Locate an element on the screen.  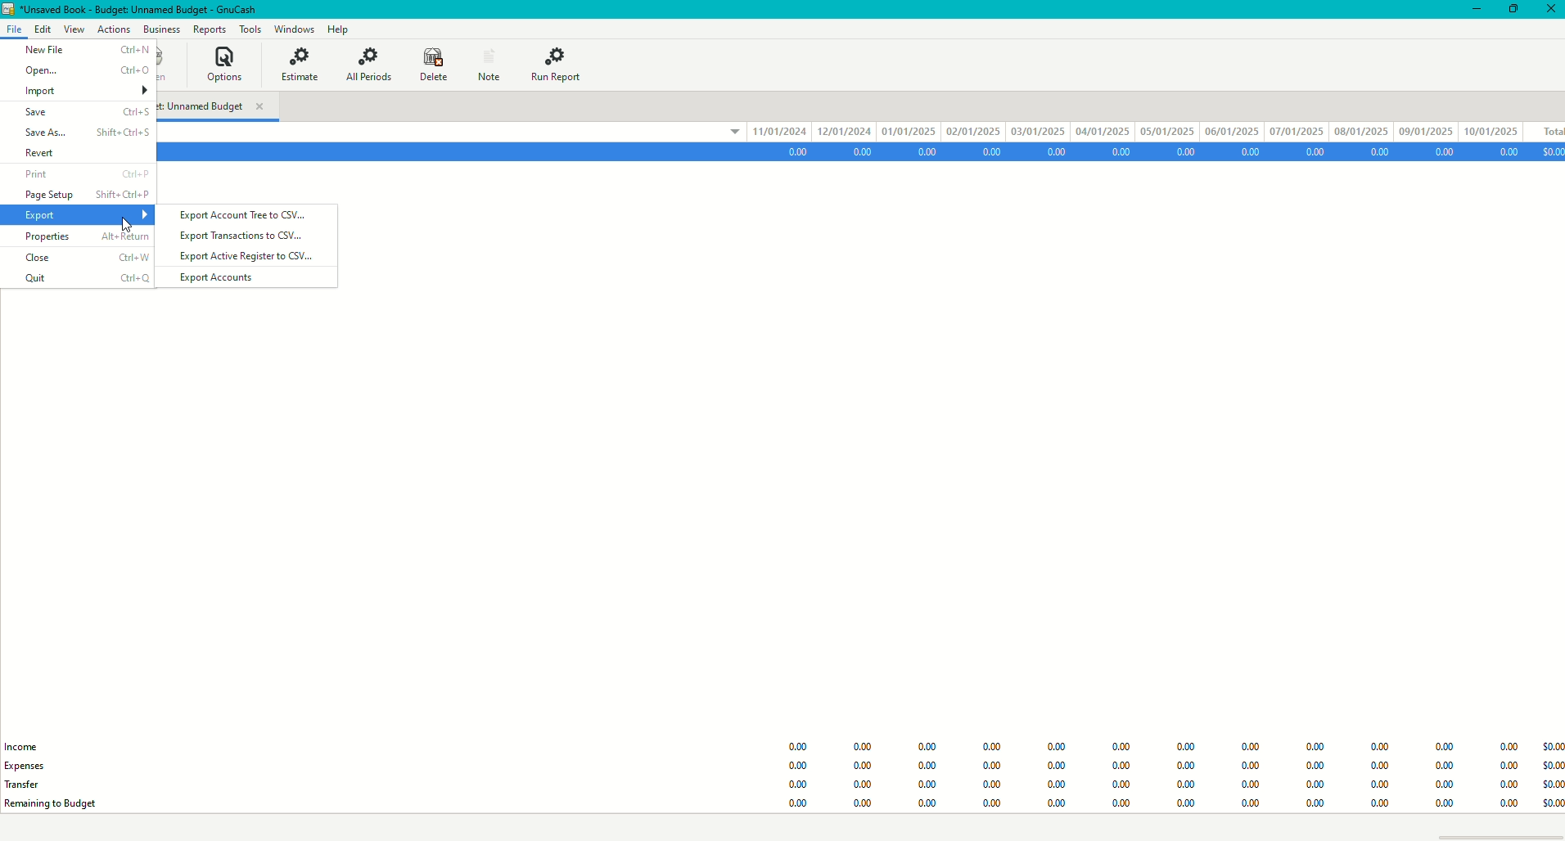
Reports is located at coordinates (205, 29).